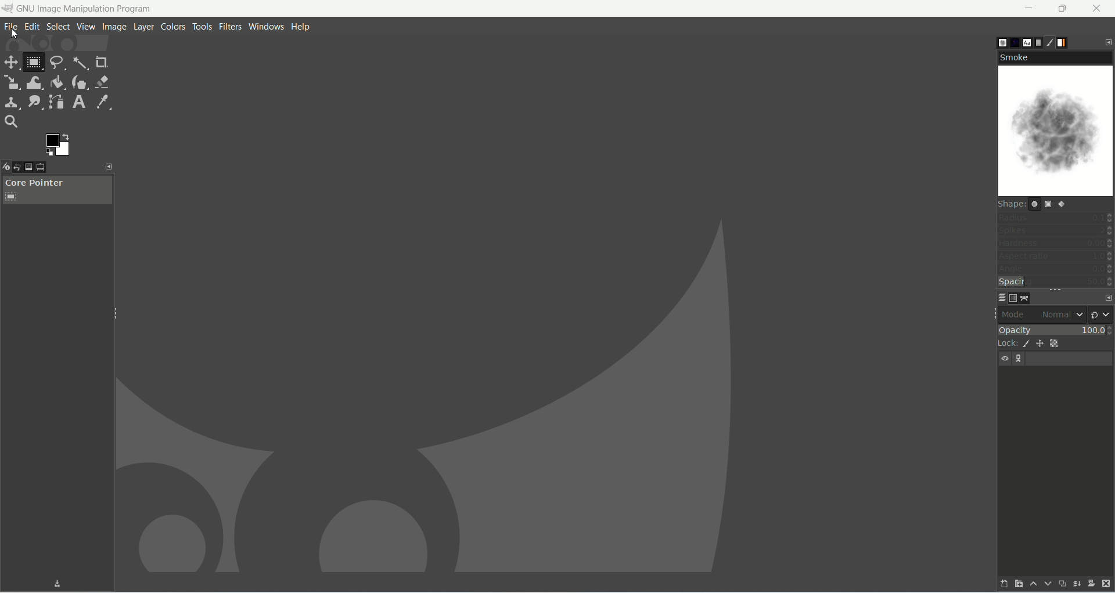 The image size is (1115, 593). Describe the element at coordinates (1091, 583) in the screenshot. I see `add a mask` at that location.